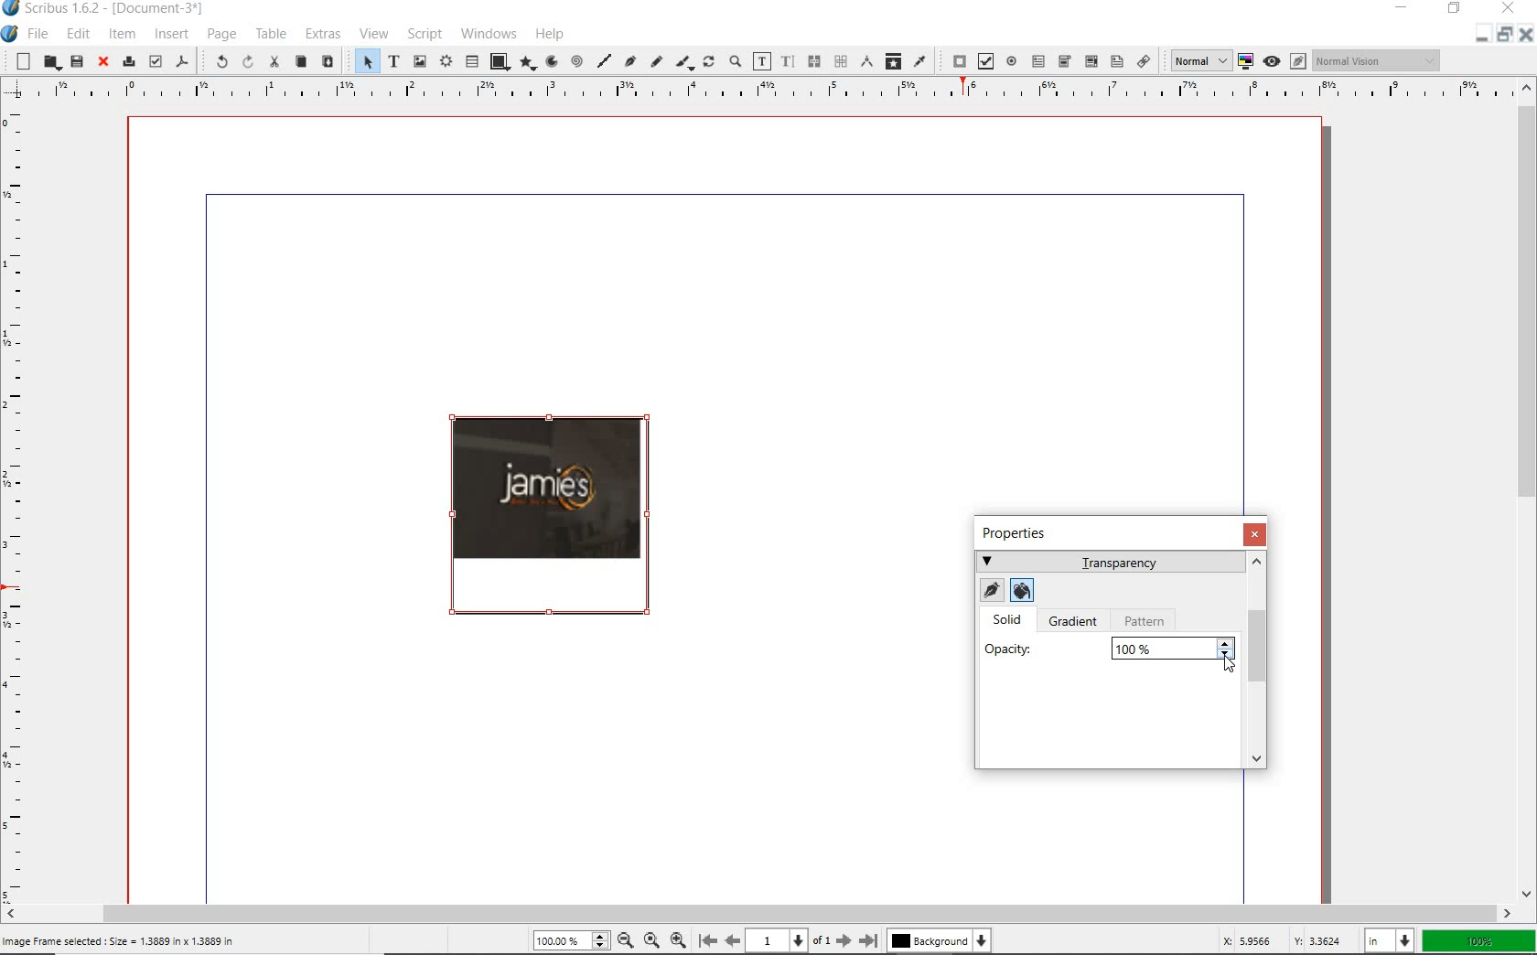 Image resolution: width=1537 pixels, height=955 pixels. I want to click on INSERT, so click(172, 35).